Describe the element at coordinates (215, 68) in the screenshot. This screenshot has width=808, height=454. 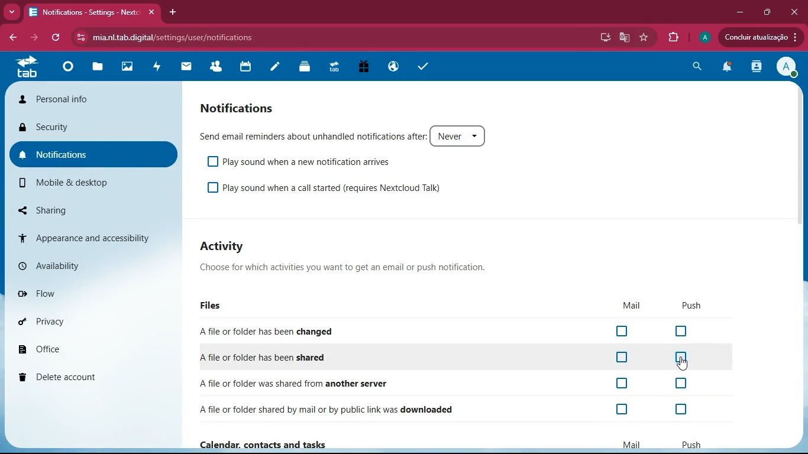
I see `friends` at that location.